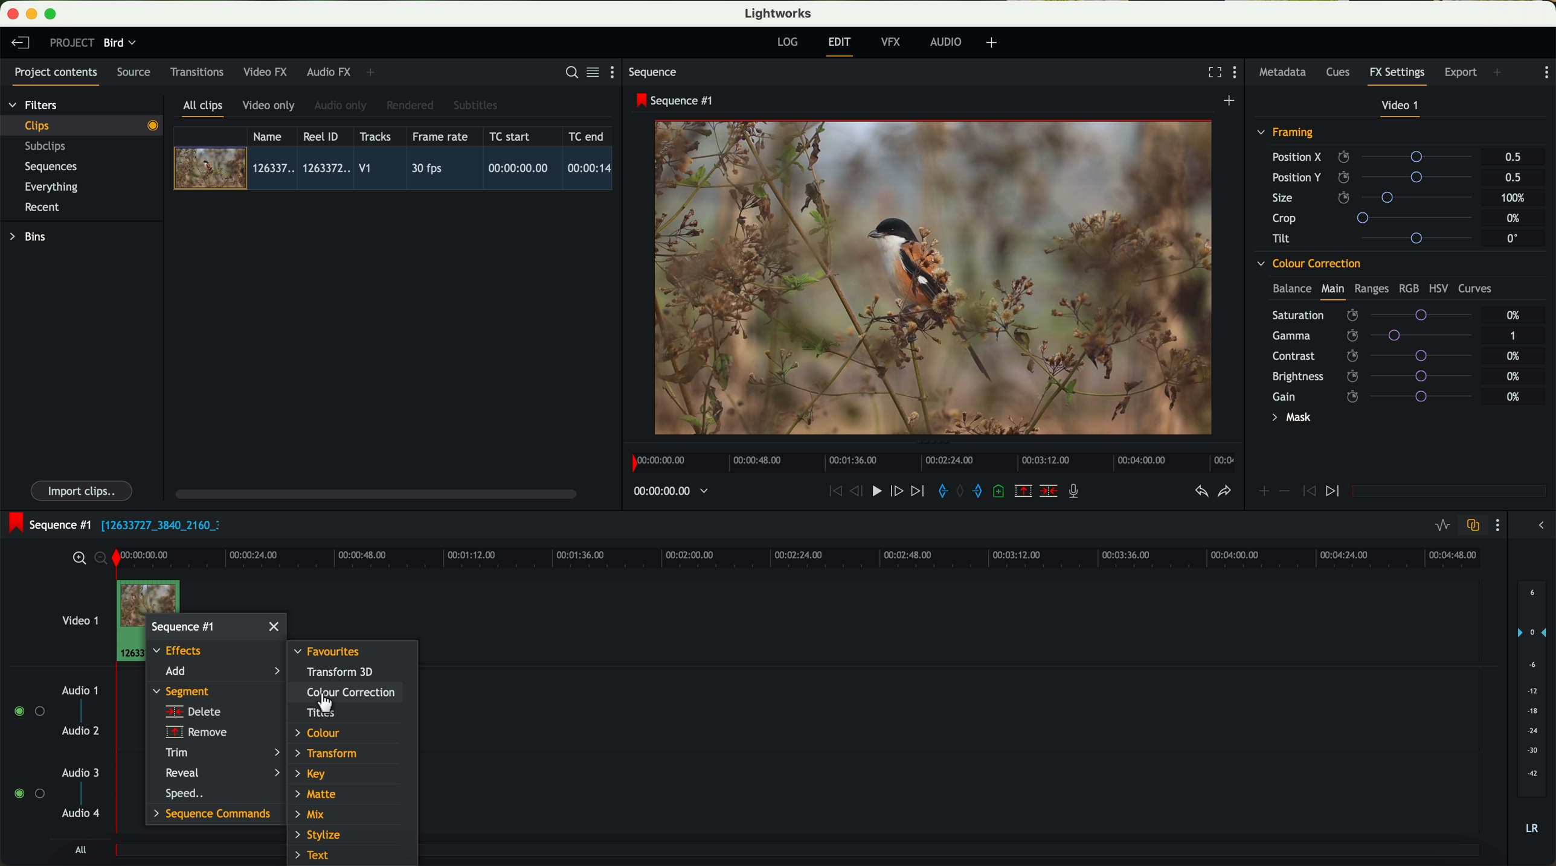 The width and height of the screenshot is (1556, 866). Describe the element at coordinates (961, 491) in the screenshot. I see `clear marks` at that location.